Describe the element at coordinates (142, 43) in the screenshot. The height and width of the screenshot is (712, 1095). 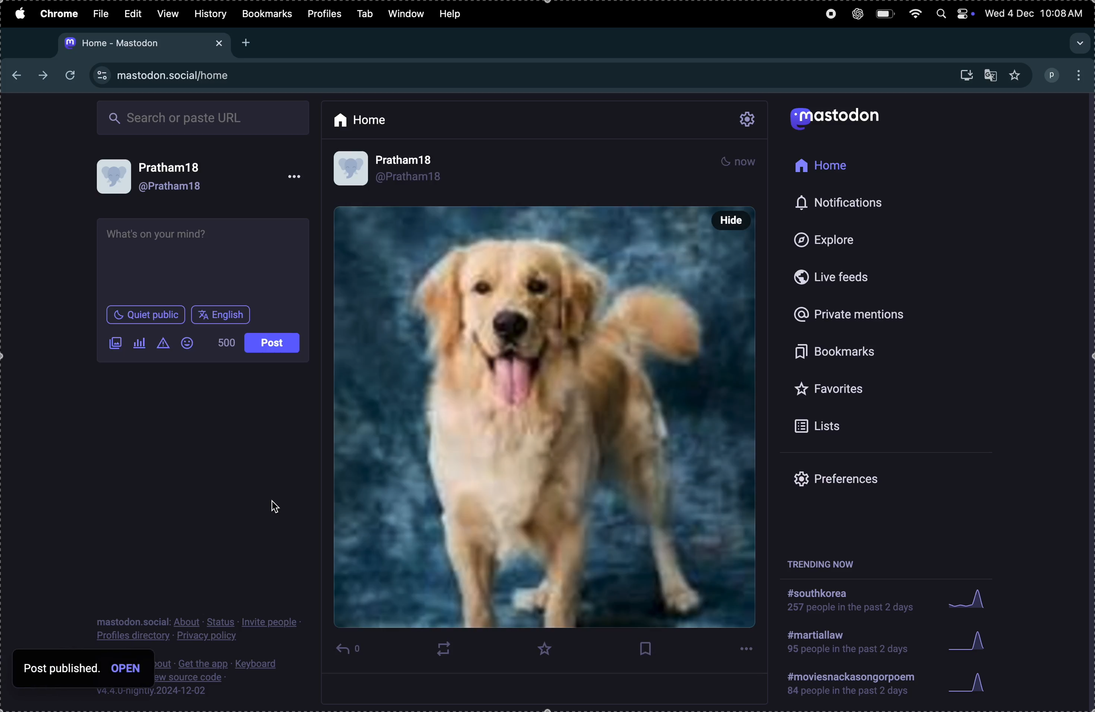
I see `mastodon tab` at that location.